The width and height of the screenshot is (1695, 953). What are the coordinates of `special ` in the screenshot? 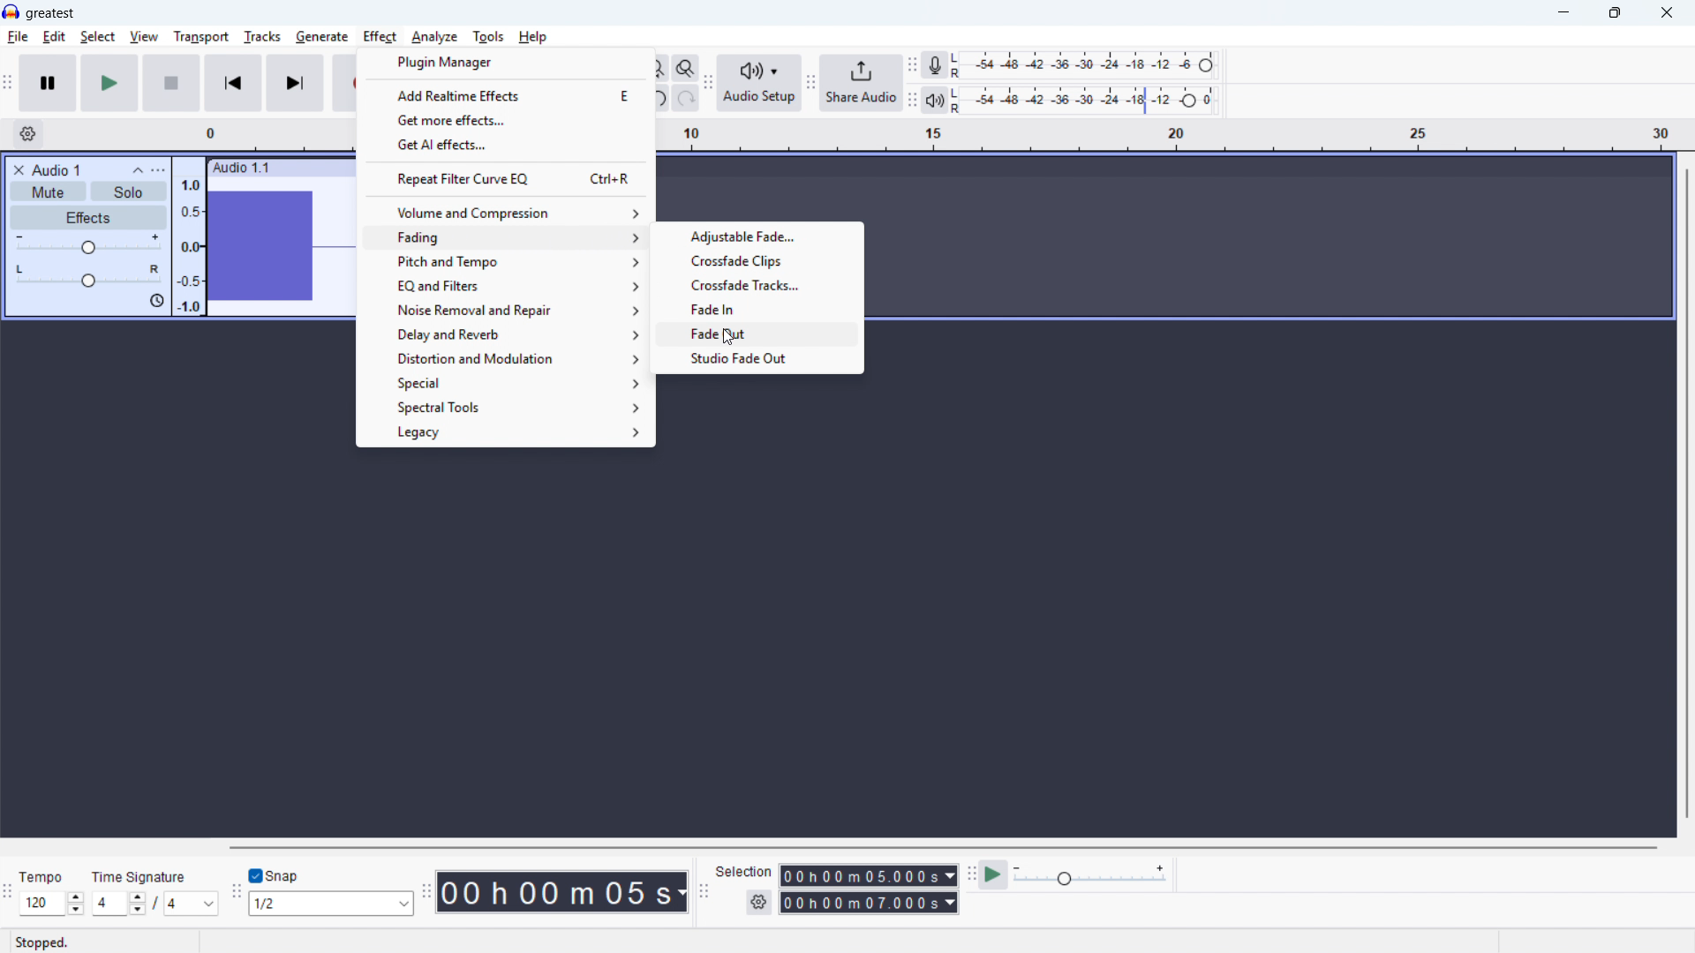 It's located at (506, 384).